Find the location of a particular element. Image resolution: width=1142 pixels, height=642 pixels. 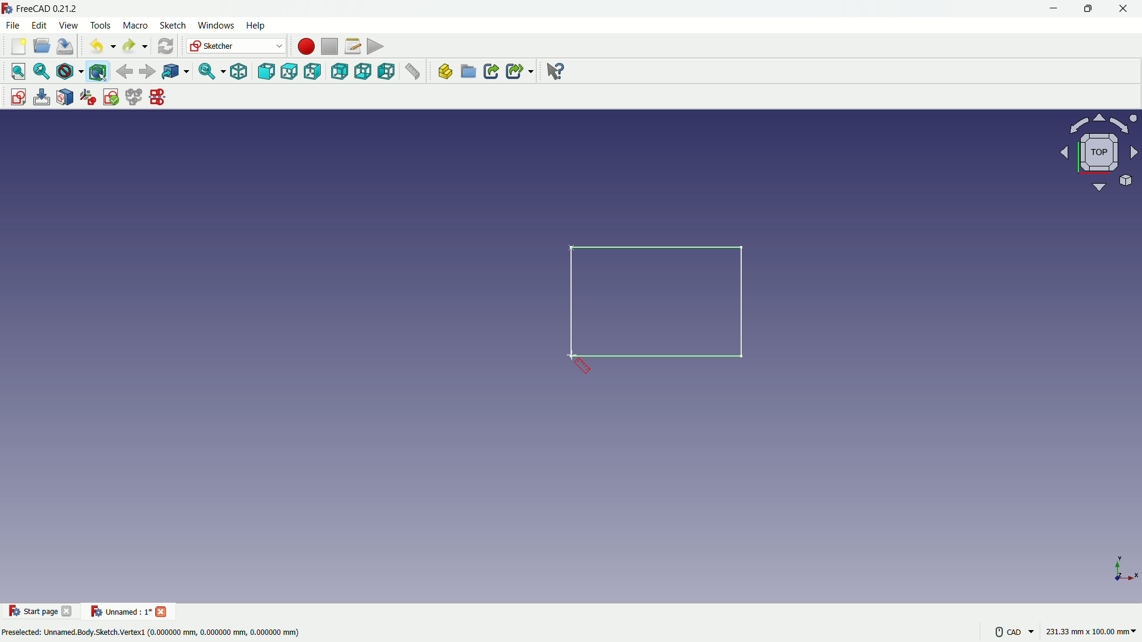

validate sketches is located at coordinates (112, 97).